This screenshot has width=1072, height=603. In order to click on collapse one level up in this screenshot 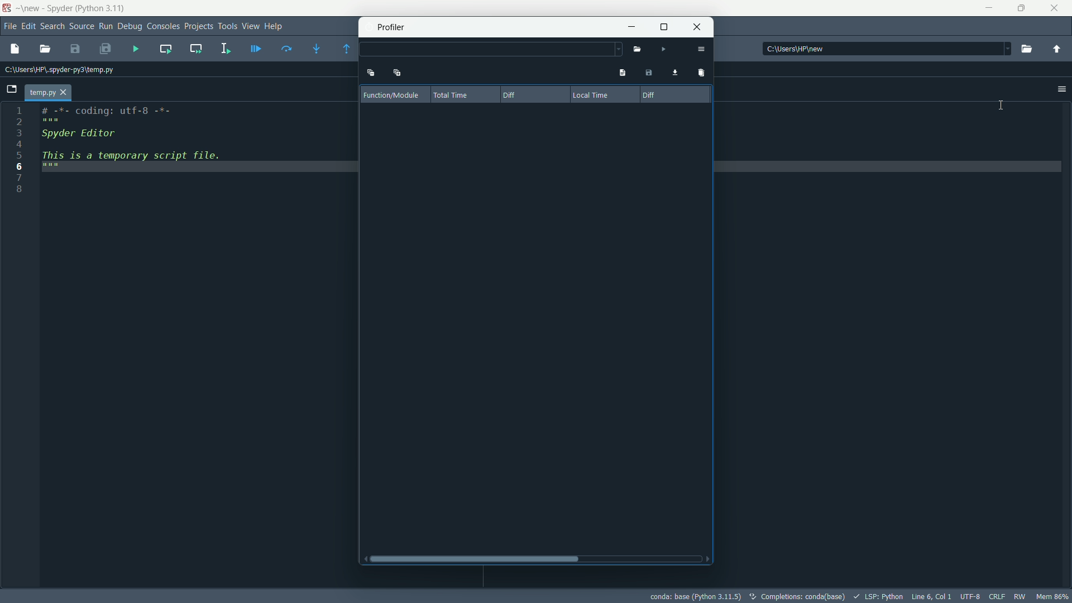, I will do `click(370, 73)`.